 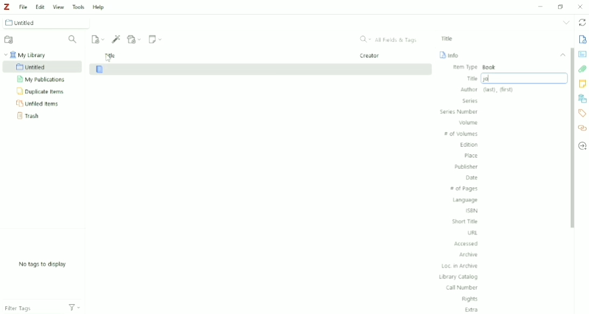 I want to click on Actions, so click(x=78, y=307).